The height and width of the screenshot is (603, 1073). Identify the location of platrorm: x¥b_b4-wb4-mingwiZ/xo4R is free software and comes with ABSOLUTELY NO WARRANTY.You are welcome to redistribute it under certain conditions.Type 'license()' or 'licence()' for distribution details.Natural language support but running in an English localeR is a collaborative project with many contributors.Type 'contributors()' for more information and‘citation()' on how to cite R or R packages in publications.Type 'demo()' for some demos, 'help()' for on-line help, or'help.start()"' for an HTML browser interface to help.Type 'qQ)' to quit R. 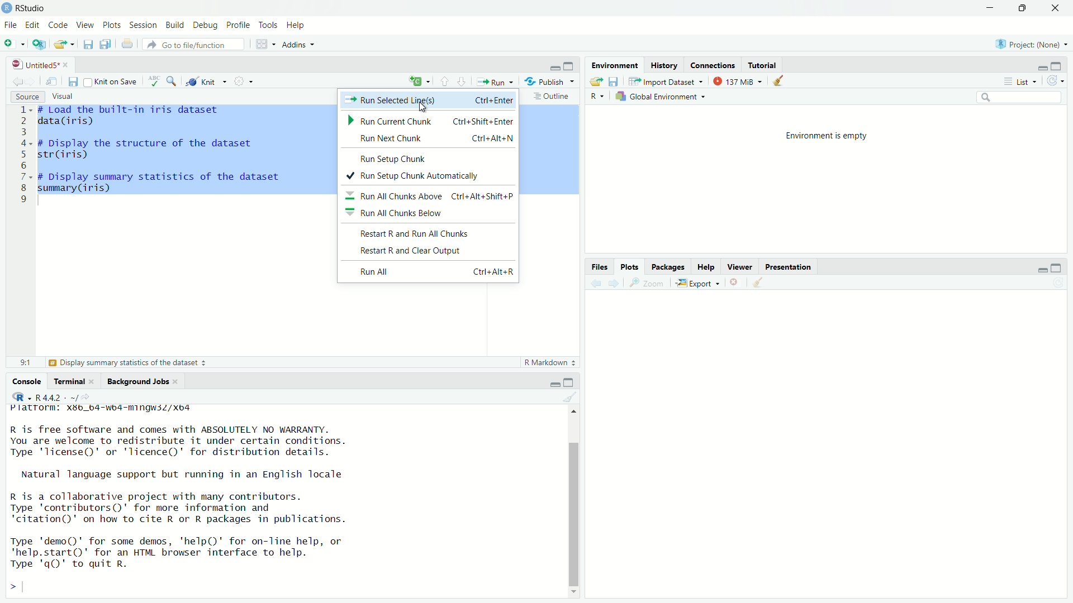
(282, 501).